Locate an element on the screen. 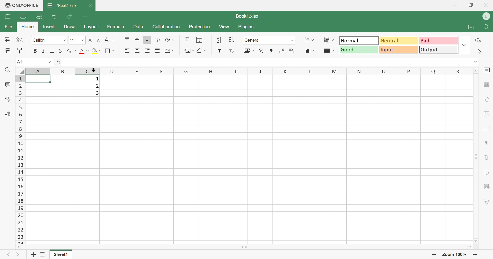 The image size is (493, 259). View is located at coordinates (224, 27).